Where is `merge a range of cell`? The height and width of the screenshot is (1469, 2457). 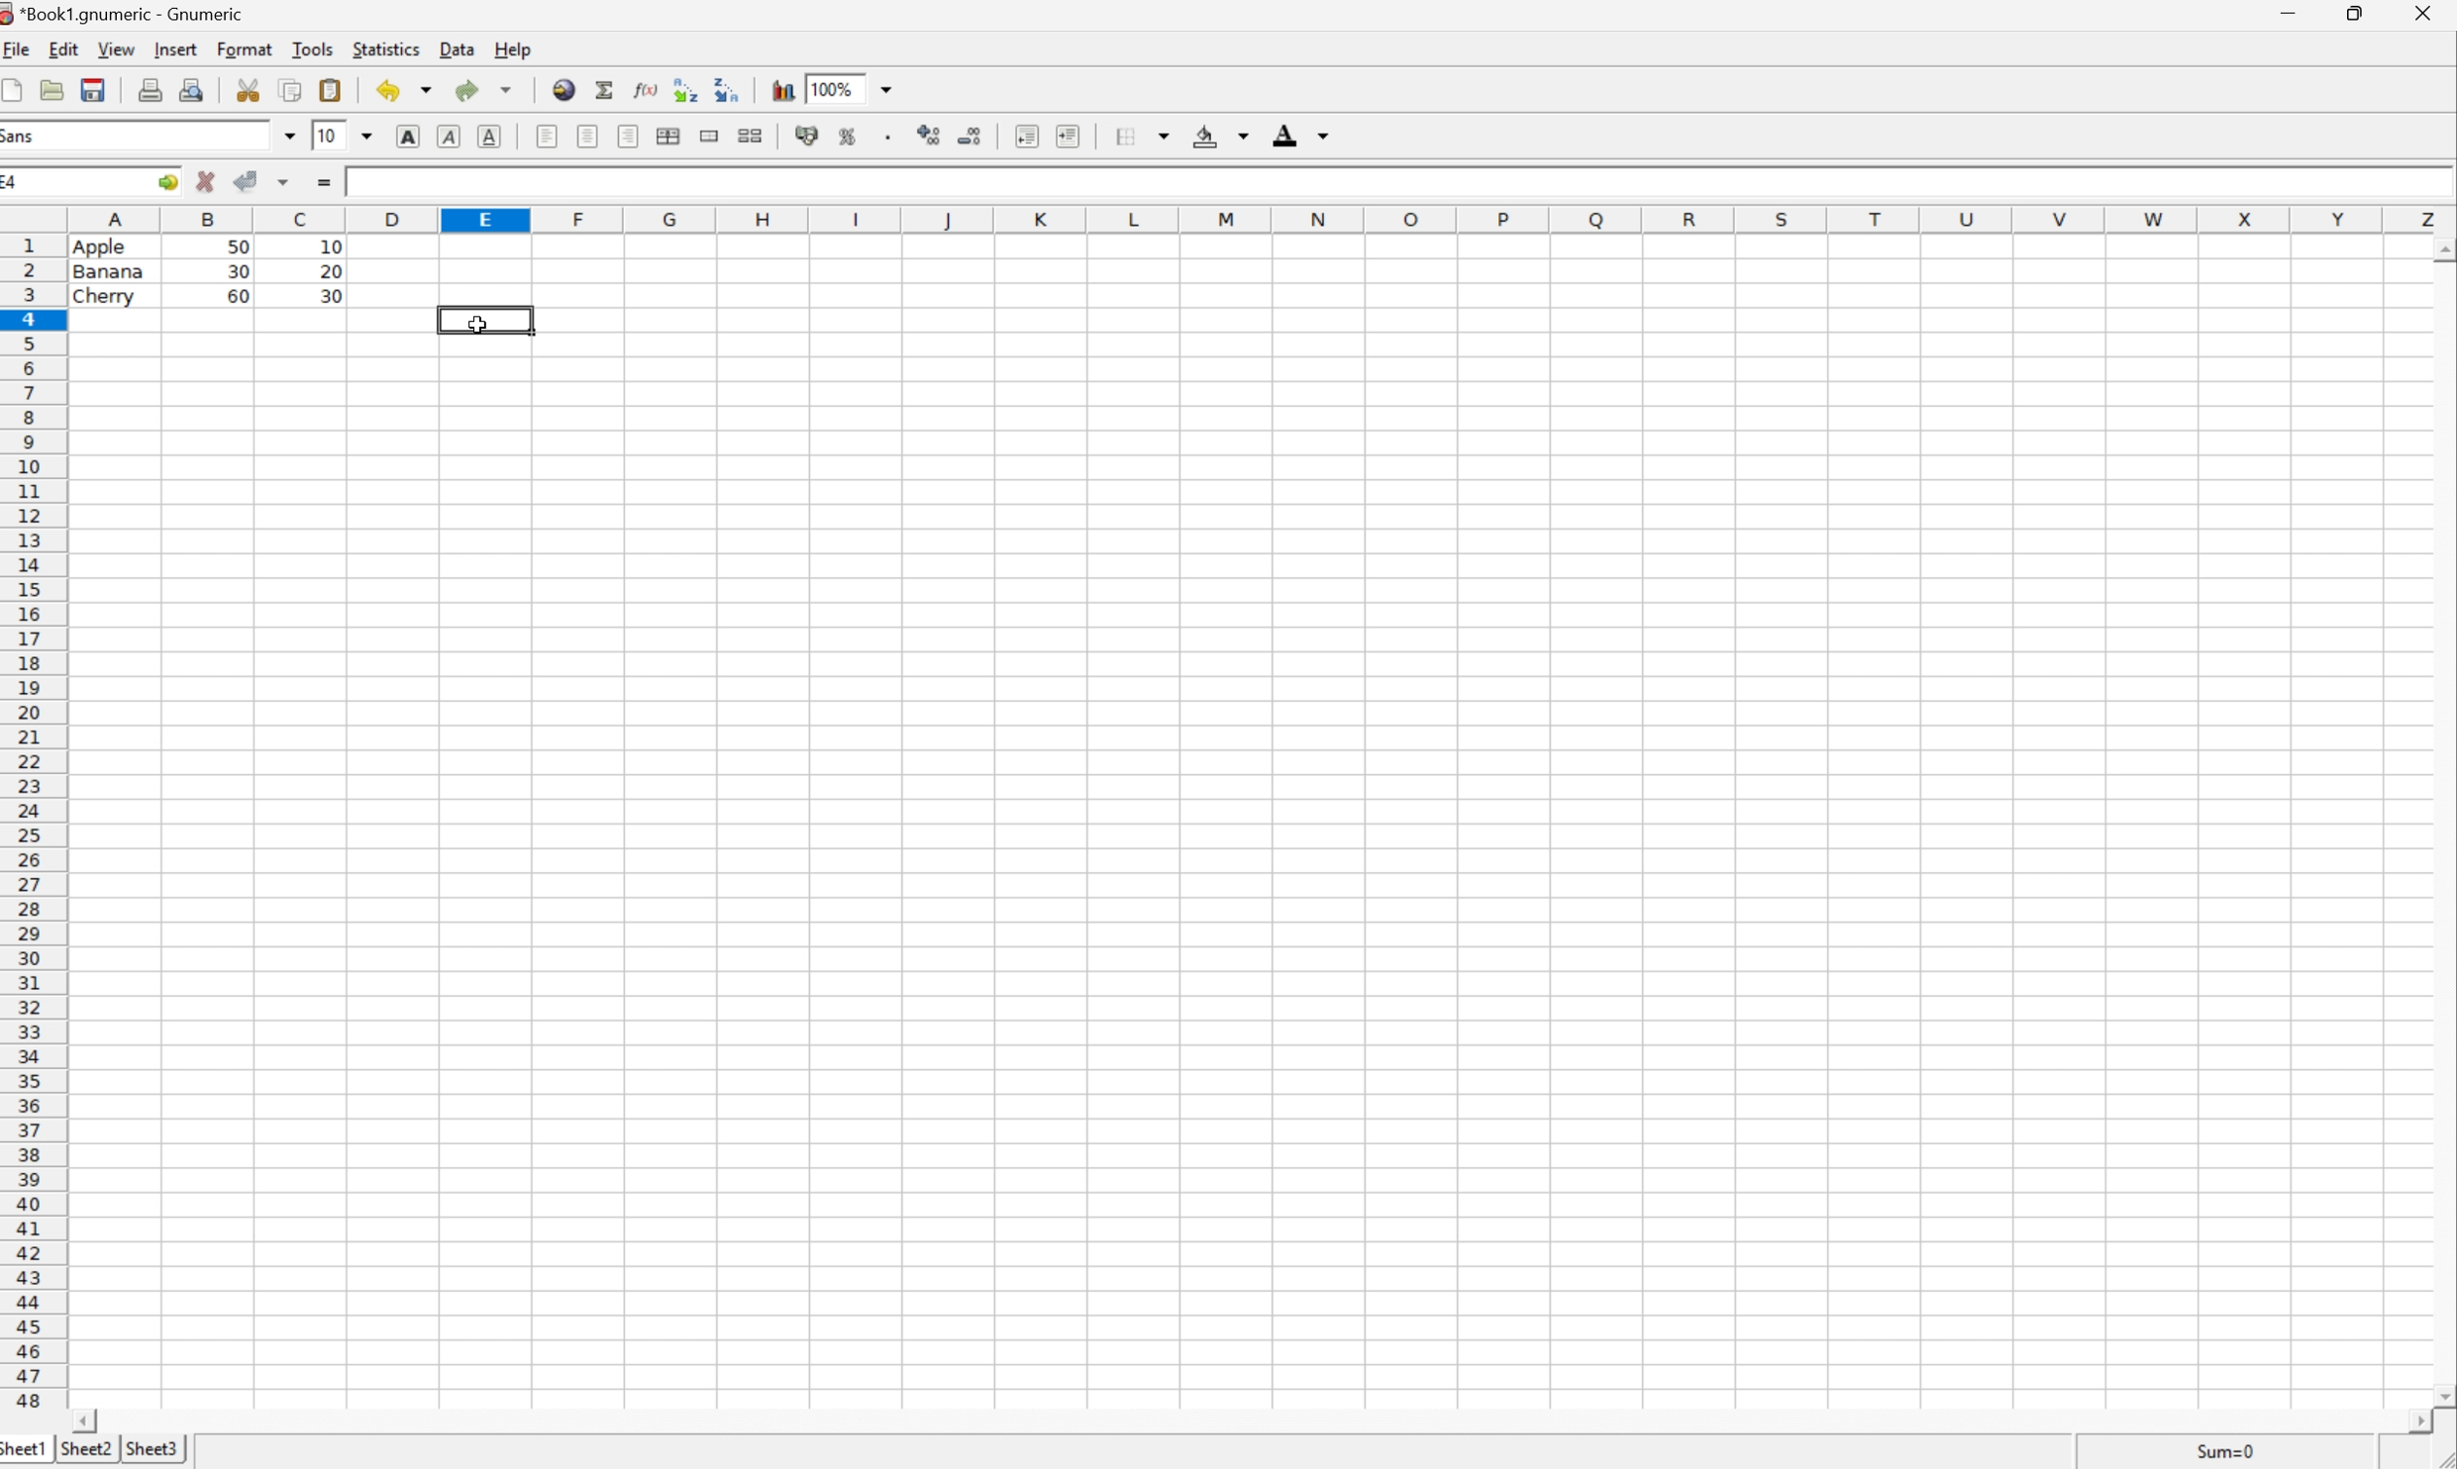 merge a range of cell is located at coordinates (710, 134).